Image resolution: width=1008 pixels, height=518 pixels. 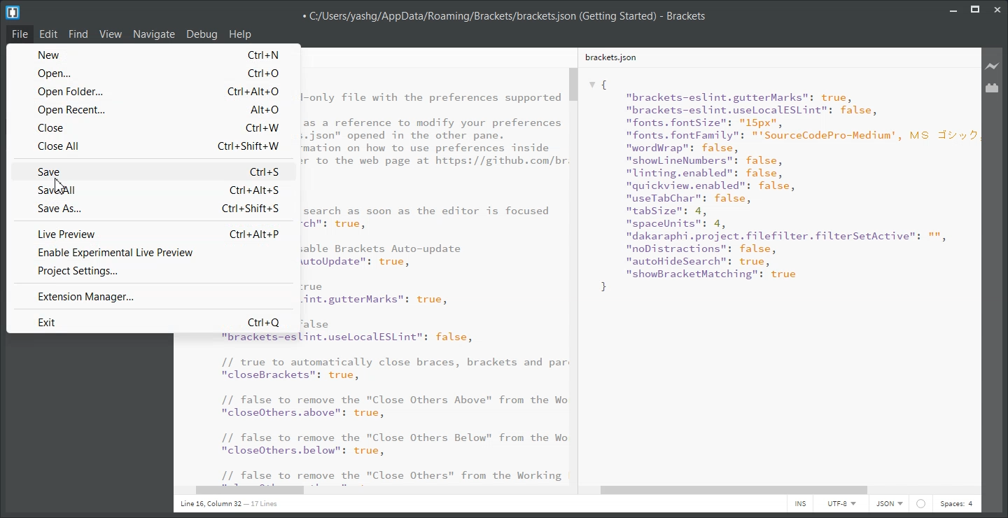 What do you see at coordinates (111, 34) in the screenshot?
I see `View` at bounding box center [111, 34].